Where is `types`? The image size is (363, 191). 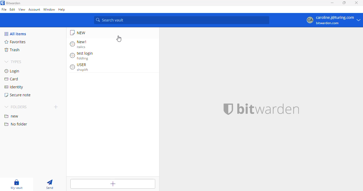
types is located at coordinates (13, 62).